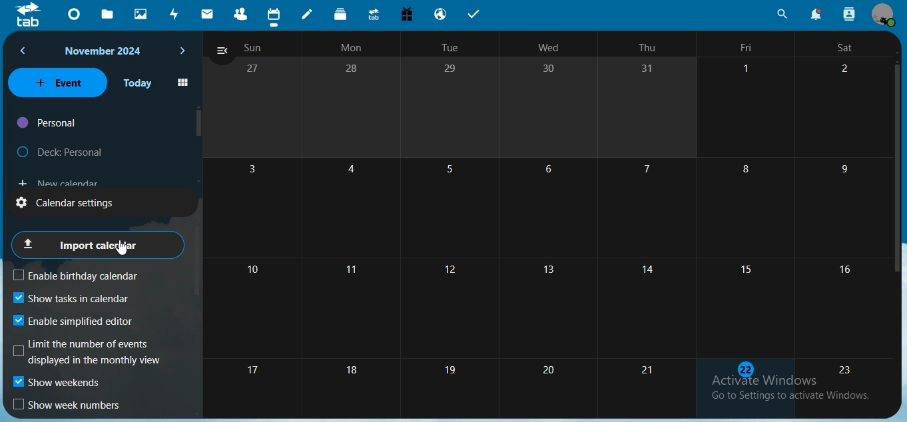 This screenshot has width=907, height=422. What do you see at coordinates (814, 14) in the screenshot?
I see `notifications` at bounding box center [814, 14].